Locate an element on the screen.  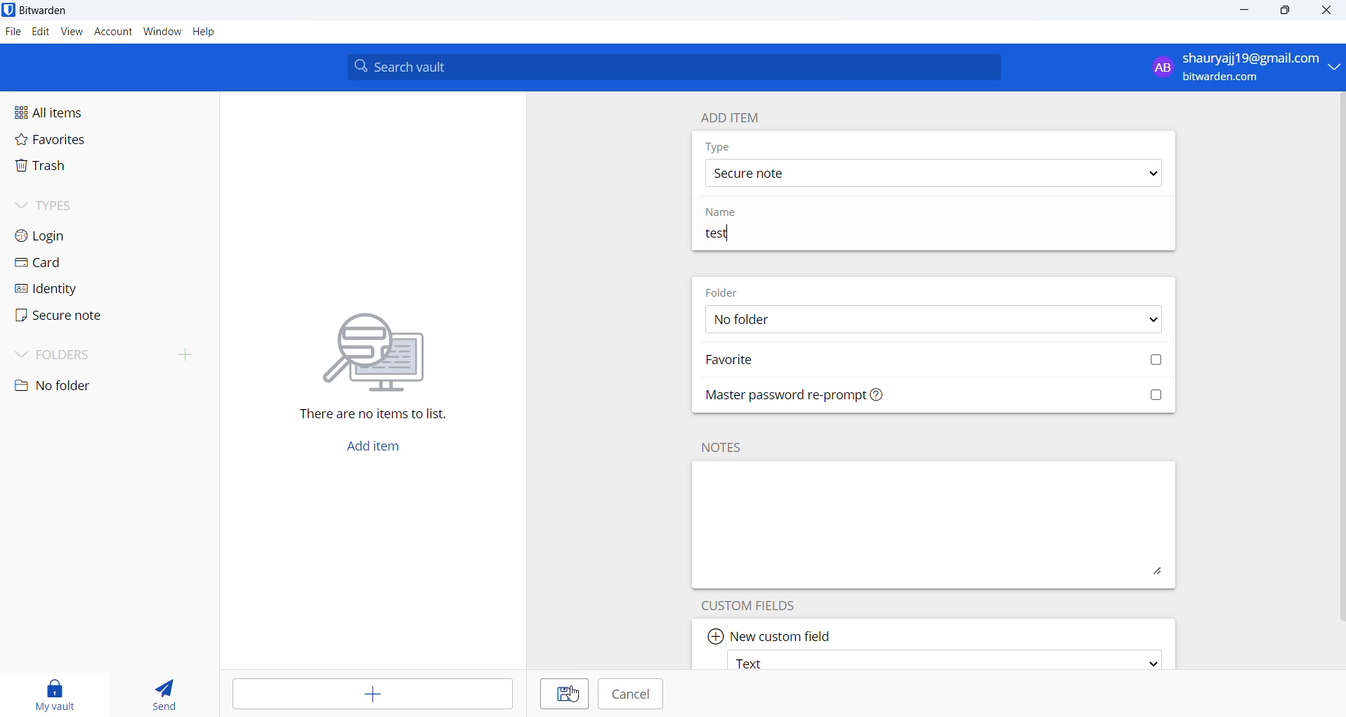
notes textarea is located at coordinates (934, 524).